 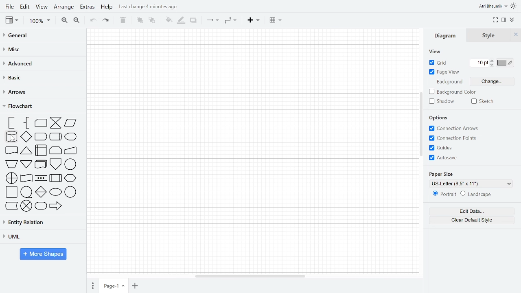 What do you see at coordinates (42, 8) in the screenshot?
I see `View` at bounding box center [42, 8].